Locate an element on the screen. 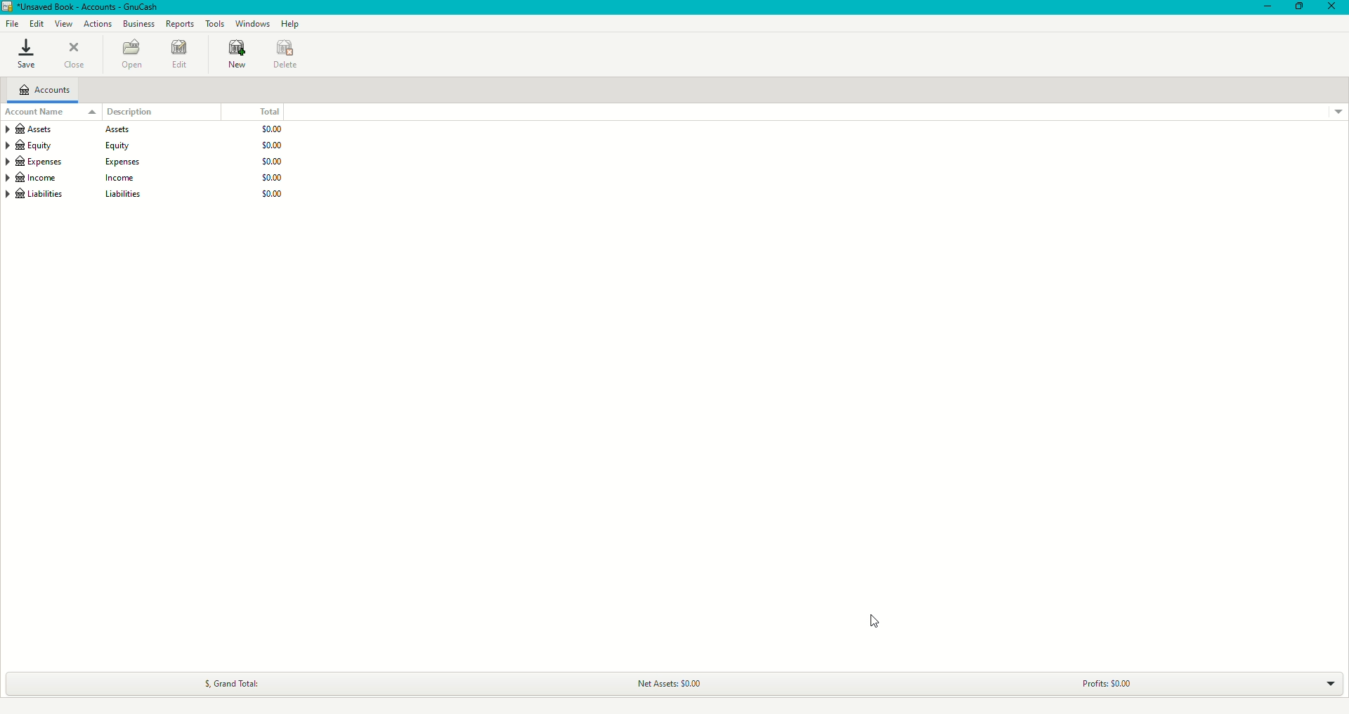 The image size is (1349, 714). Unnamed Book - Accounts - GnuCash is located at coordinates (85, 7).